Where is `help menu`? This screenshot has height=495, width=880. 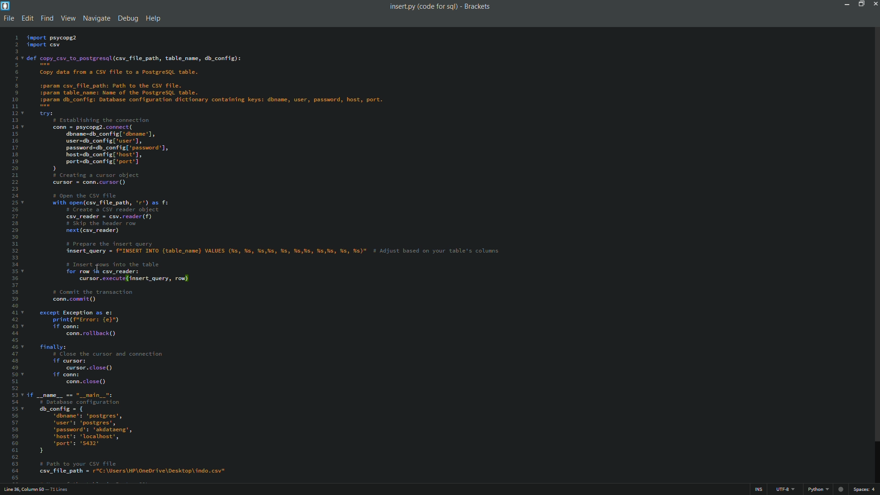
help menu is located at coordinates (154, 18).